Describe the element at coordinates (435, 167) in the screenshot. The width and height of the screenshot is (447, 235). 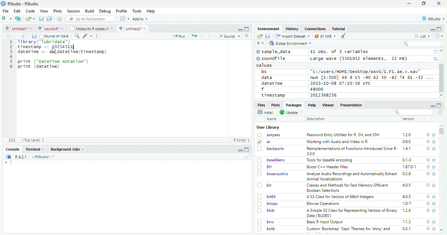
I see `close` at that location.